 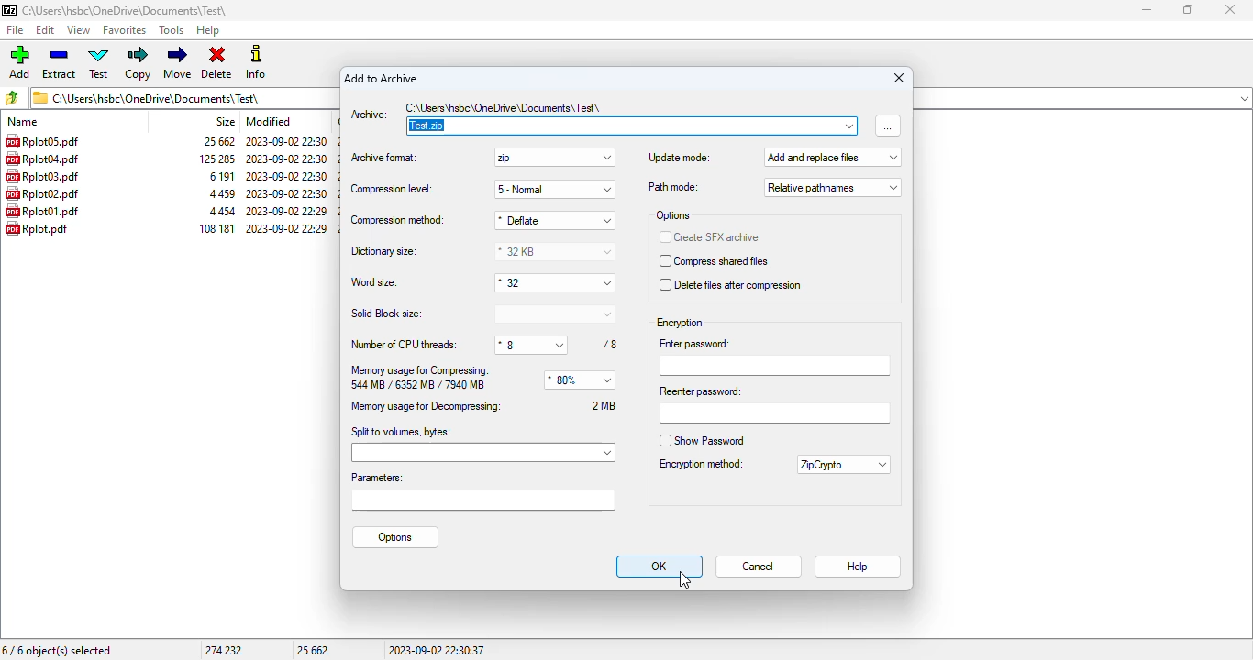 I want to click on cursor, so click(x=685, y=580).